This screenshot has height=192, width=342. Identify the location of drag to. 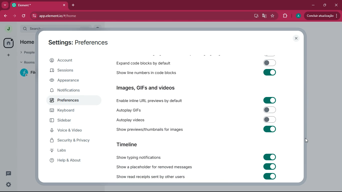
(307, 140).